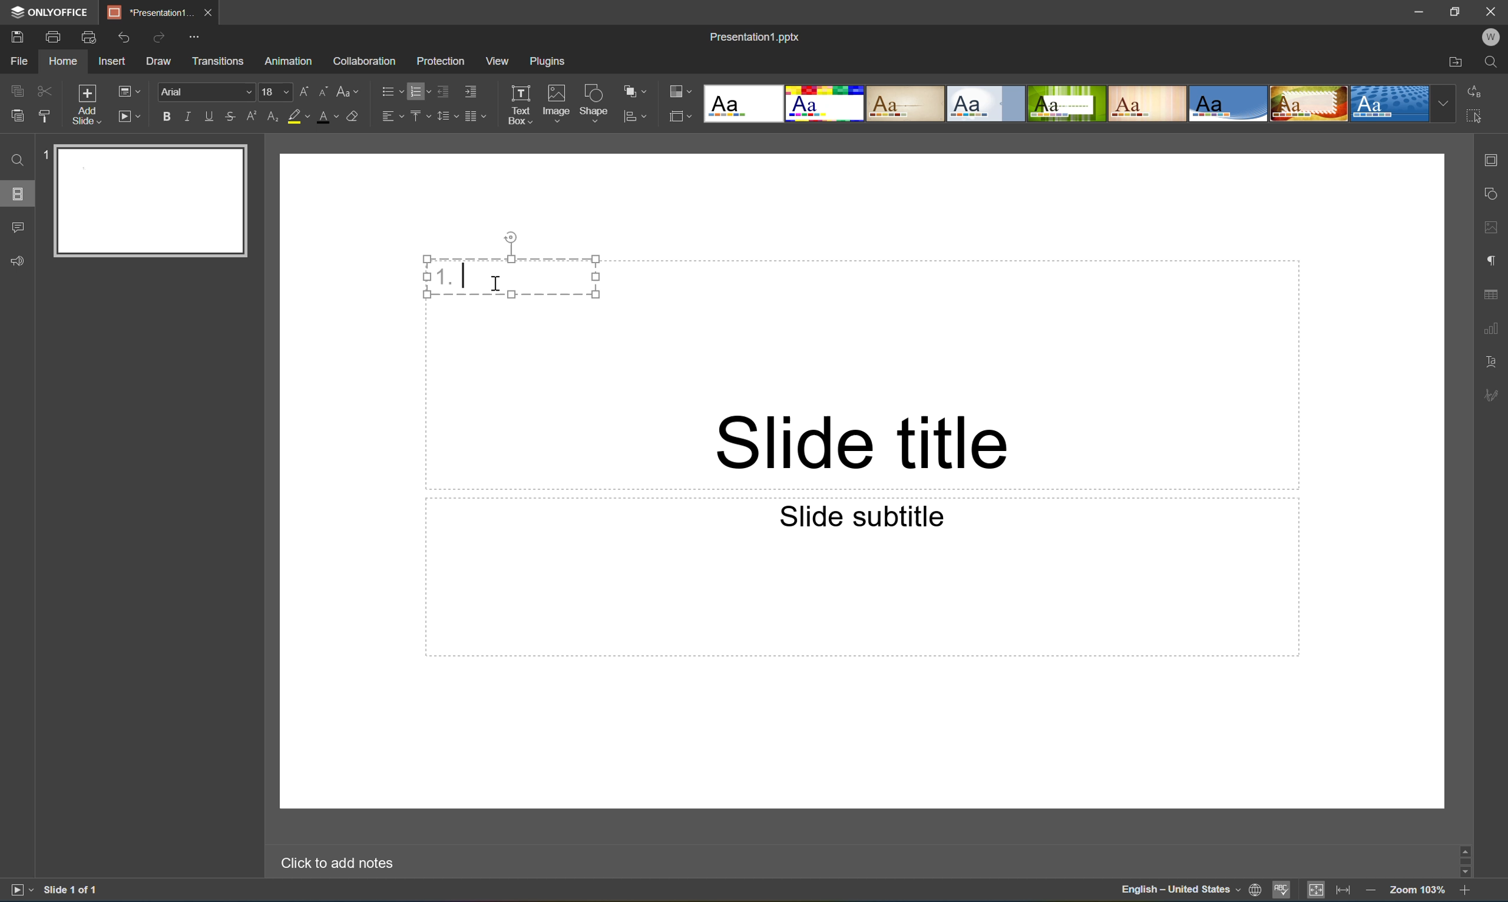 The image size is (1508, 902). Describe the element at coordinates (1492, 36) in the screenshot. I see `Welcome` at that location.